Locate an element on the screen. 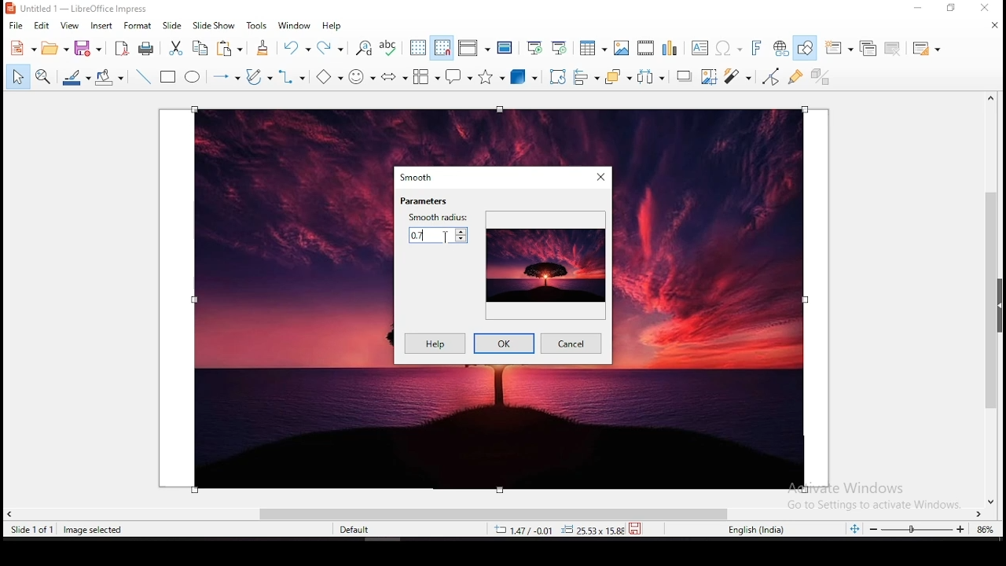 This screenshot has width=1006, height=566. start from first slide is located at coordinates (534, 46).